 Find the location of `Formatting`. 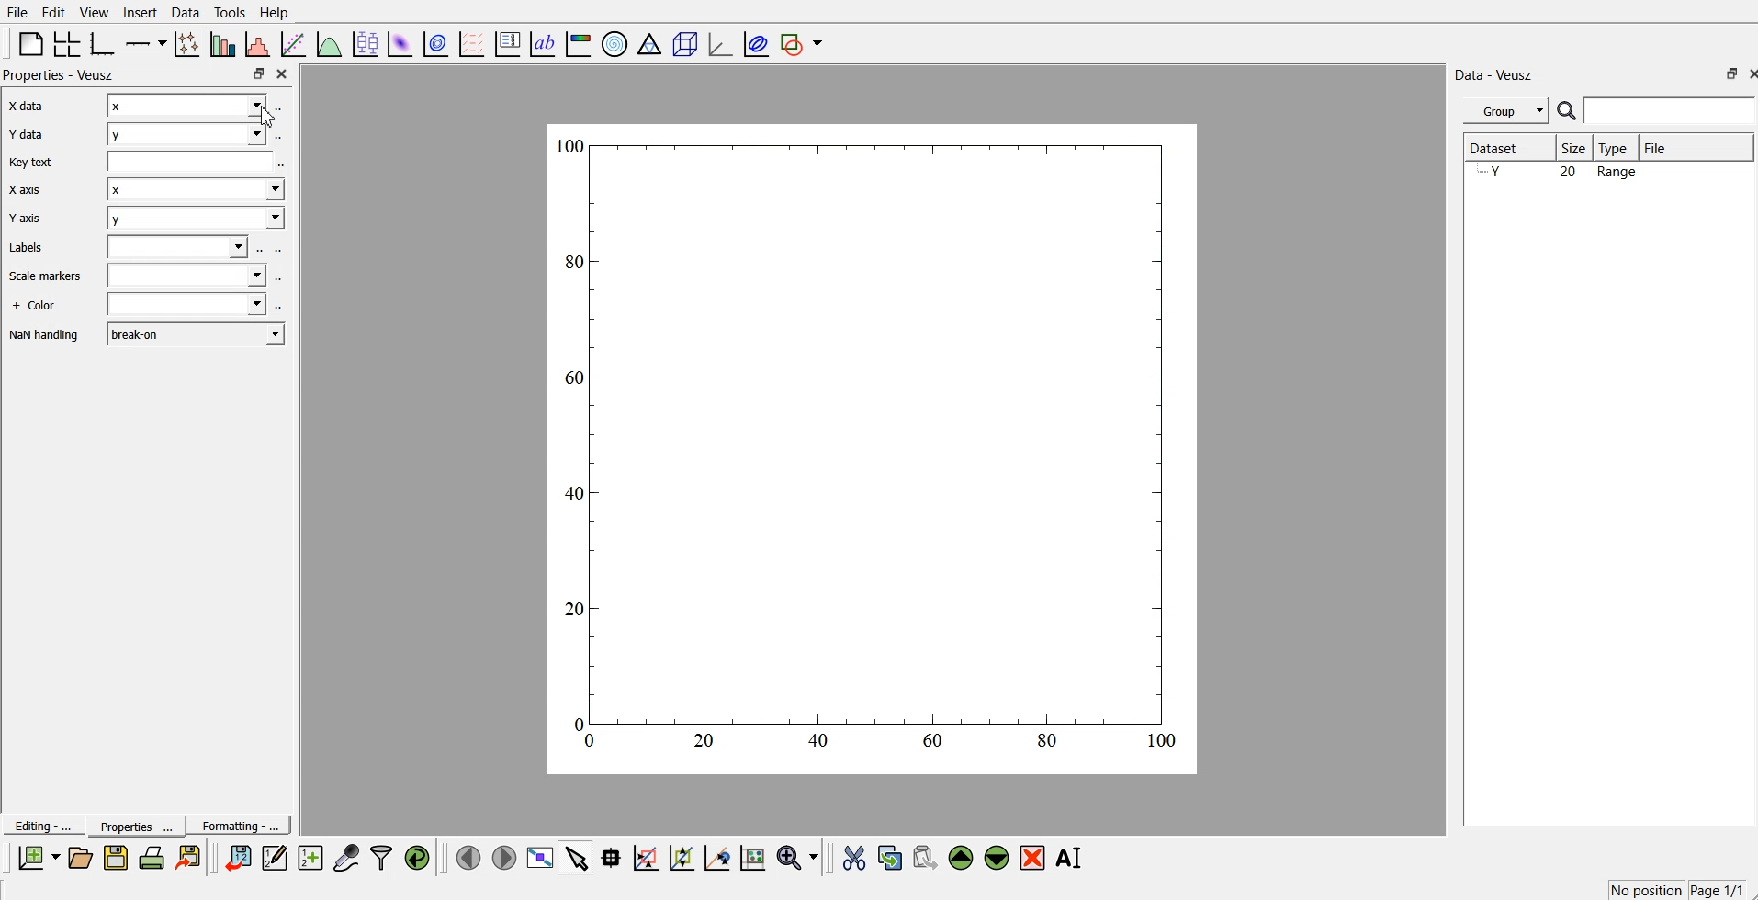

Formatting is located at coordinates (239, 823).